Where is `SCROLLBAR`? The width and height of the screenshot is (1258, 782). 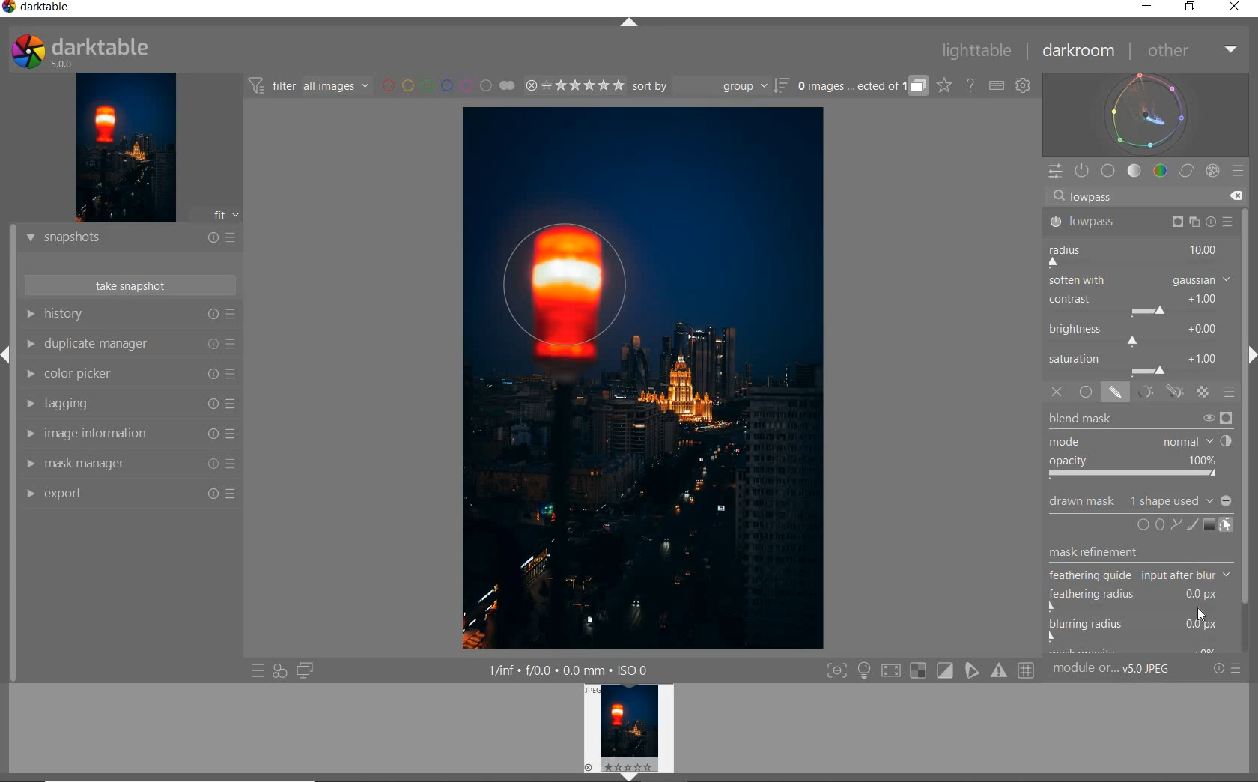 SCROLLBAR is located at coordinates (1251, 428).